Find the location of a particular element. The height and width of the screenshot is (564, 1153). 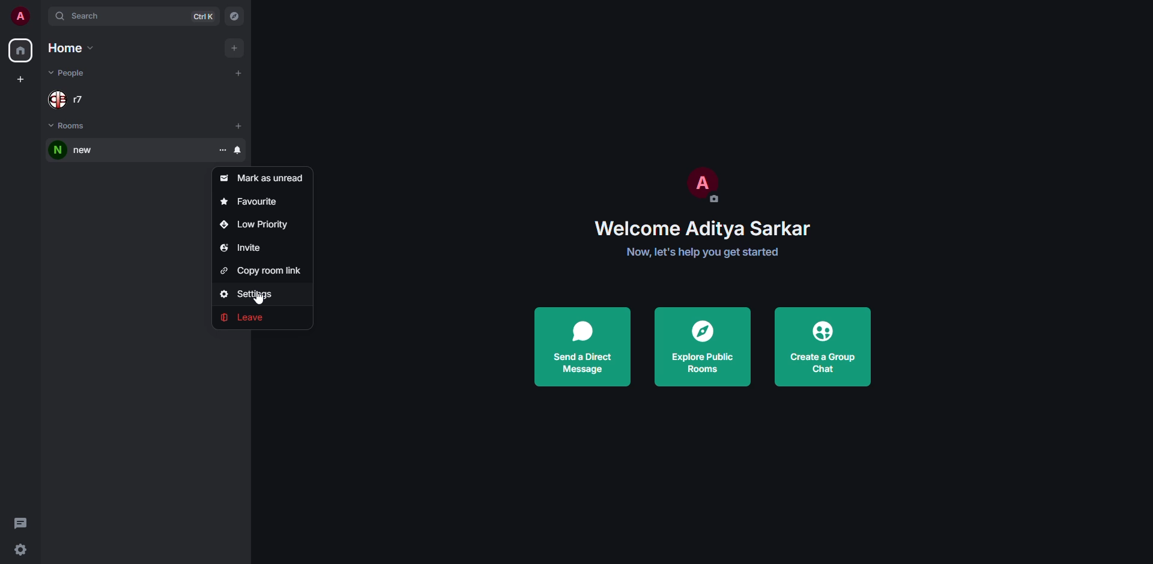

add is located at coordinates (234, 46).